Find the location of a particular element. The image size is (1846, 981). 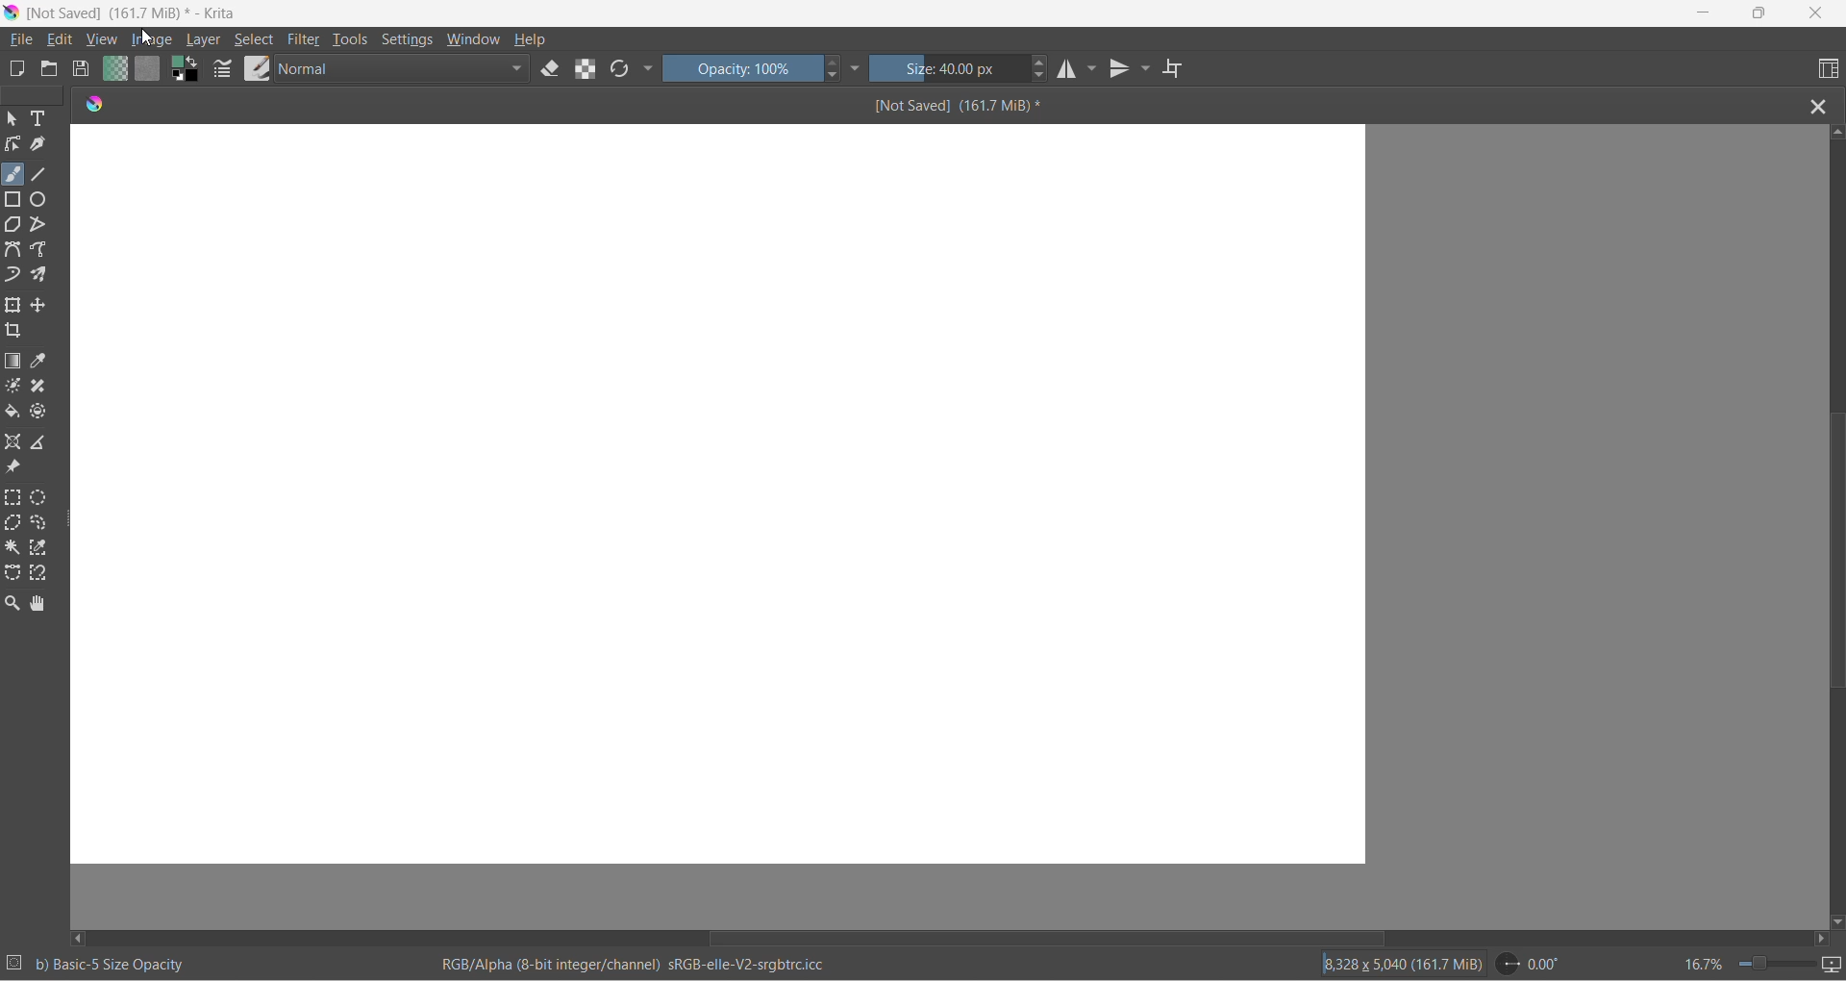

select shape tool is located at coordinates (12, 120).